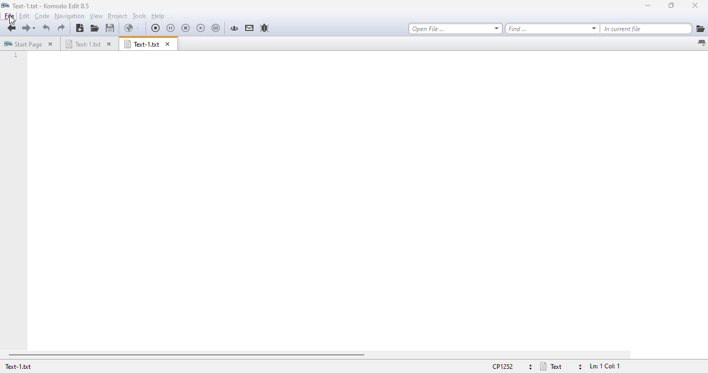  Describe the element at coordinates (201, 28) in the screenshot. I see `play last macro` at that location.